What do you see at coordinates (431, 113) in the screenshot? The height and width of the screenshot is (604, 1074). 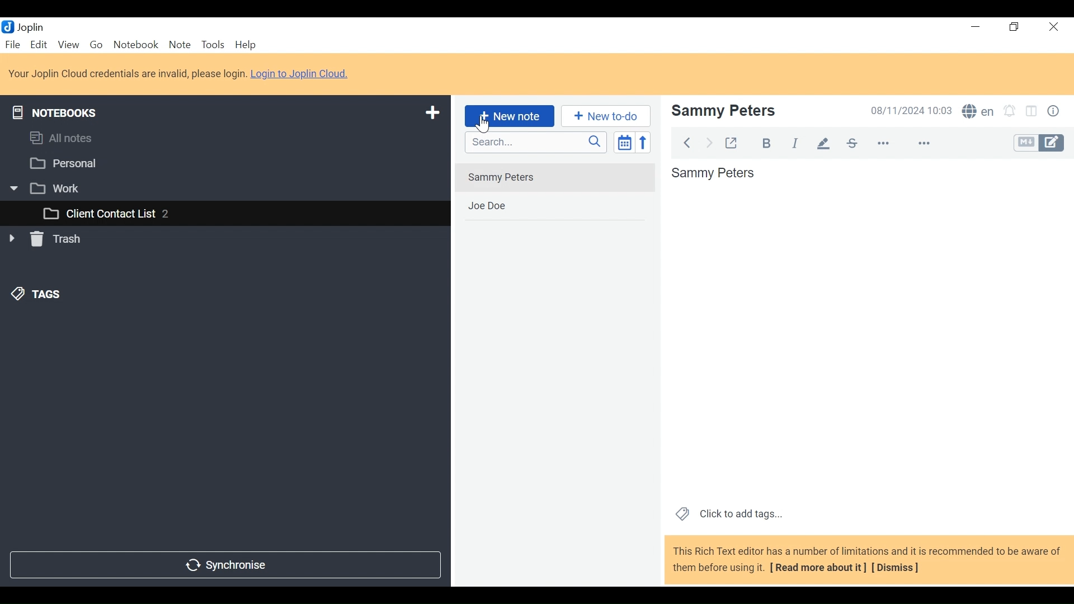 I see `Add a notebook` at bounding box center [431, 113].